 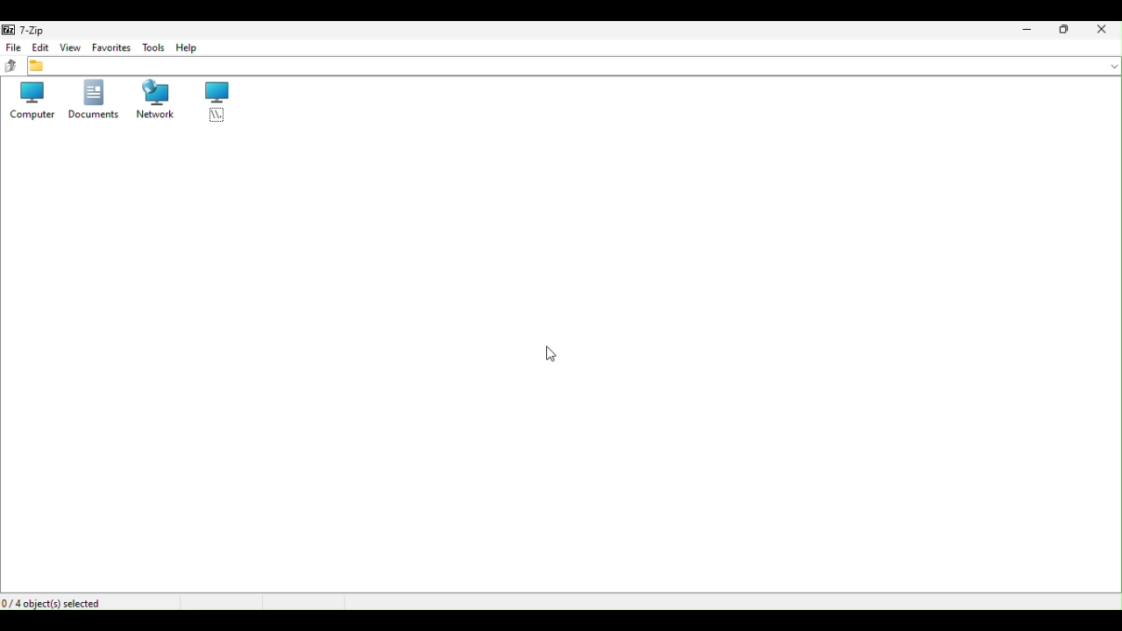 I want to click on up, so click(x=11, y=67).